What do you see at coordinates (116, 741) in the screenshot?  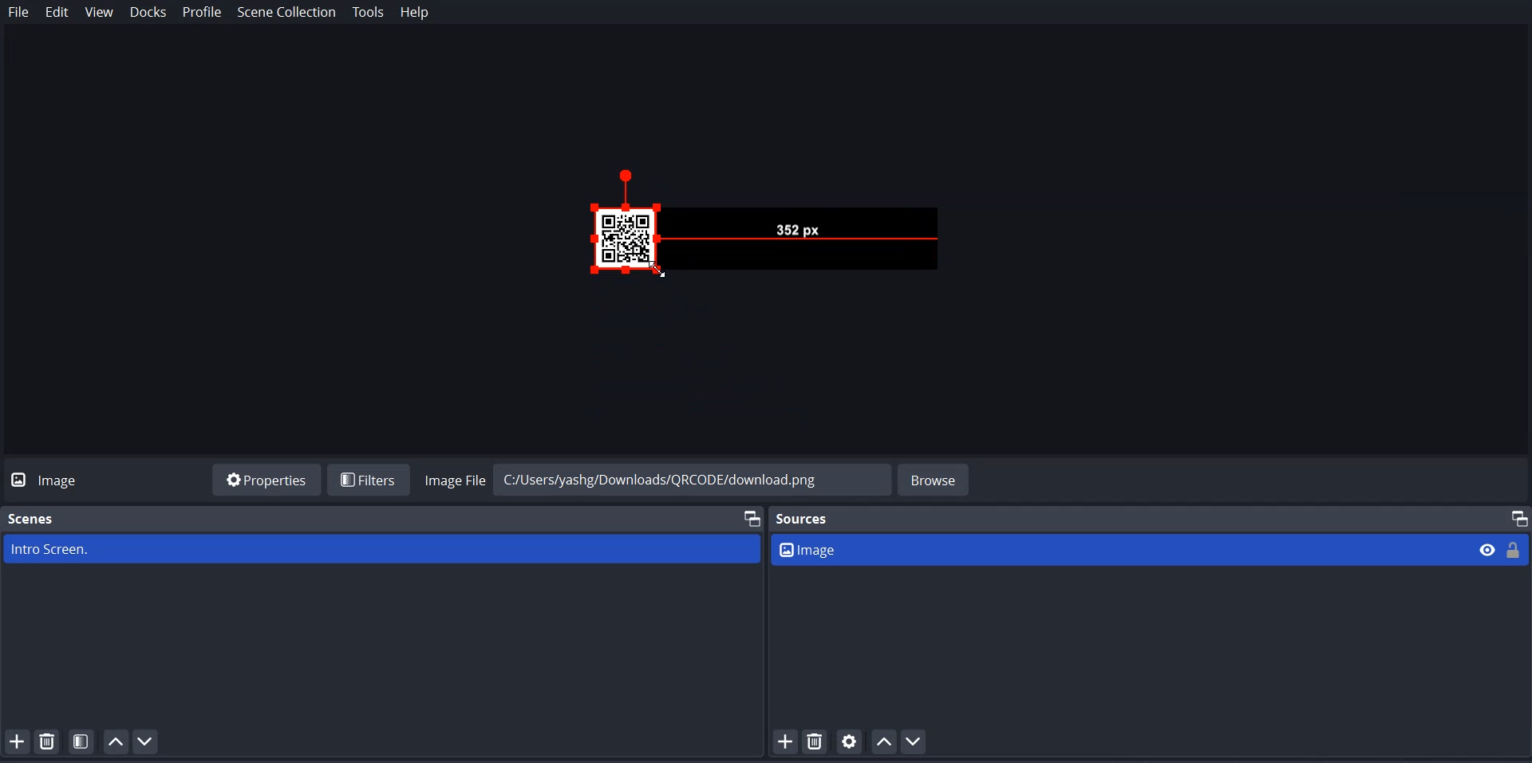 I see `Move Scene Up` at bounding box center [116, 741].